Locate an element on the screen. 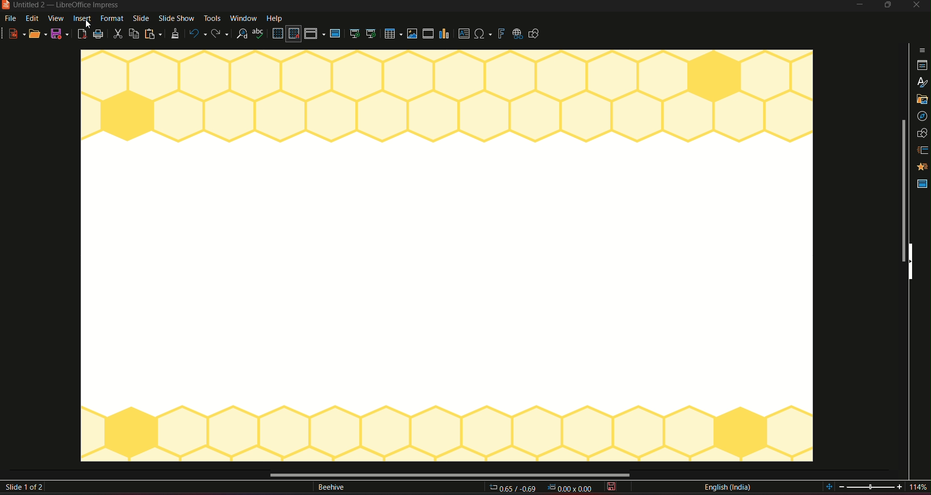 The image size is (931, 495). start from current slide is located at coordinates (371, 34).